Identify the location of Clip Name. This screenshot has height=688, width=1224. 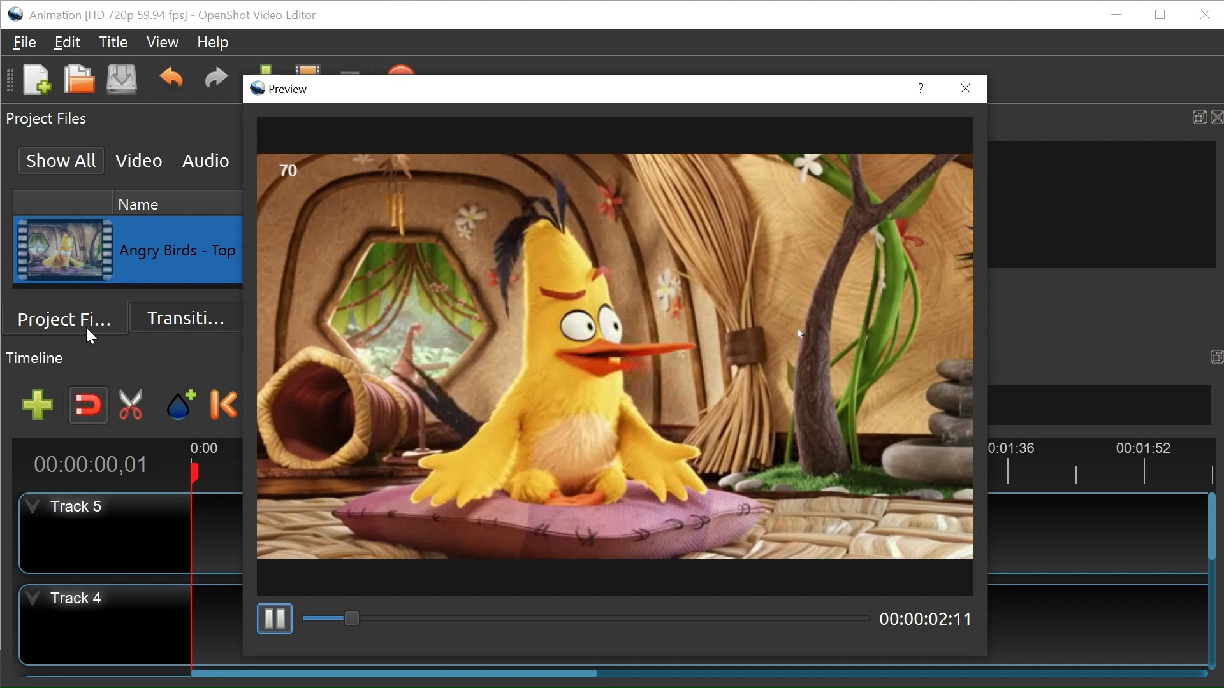
(181, 251).